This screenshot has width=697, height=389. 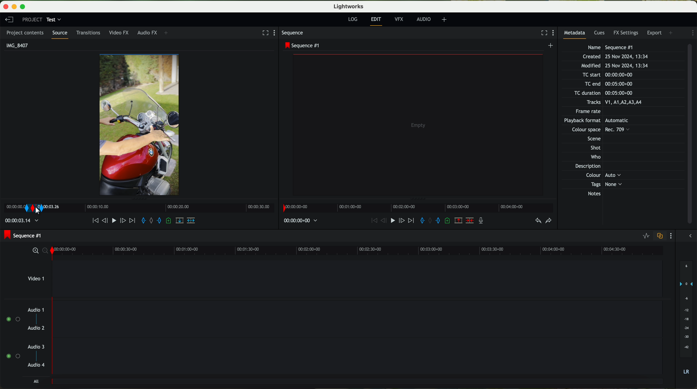 What do you see at coordinates (153, 221) in the screenshot?
I see `clear marks` at bounding box center [153, 221].